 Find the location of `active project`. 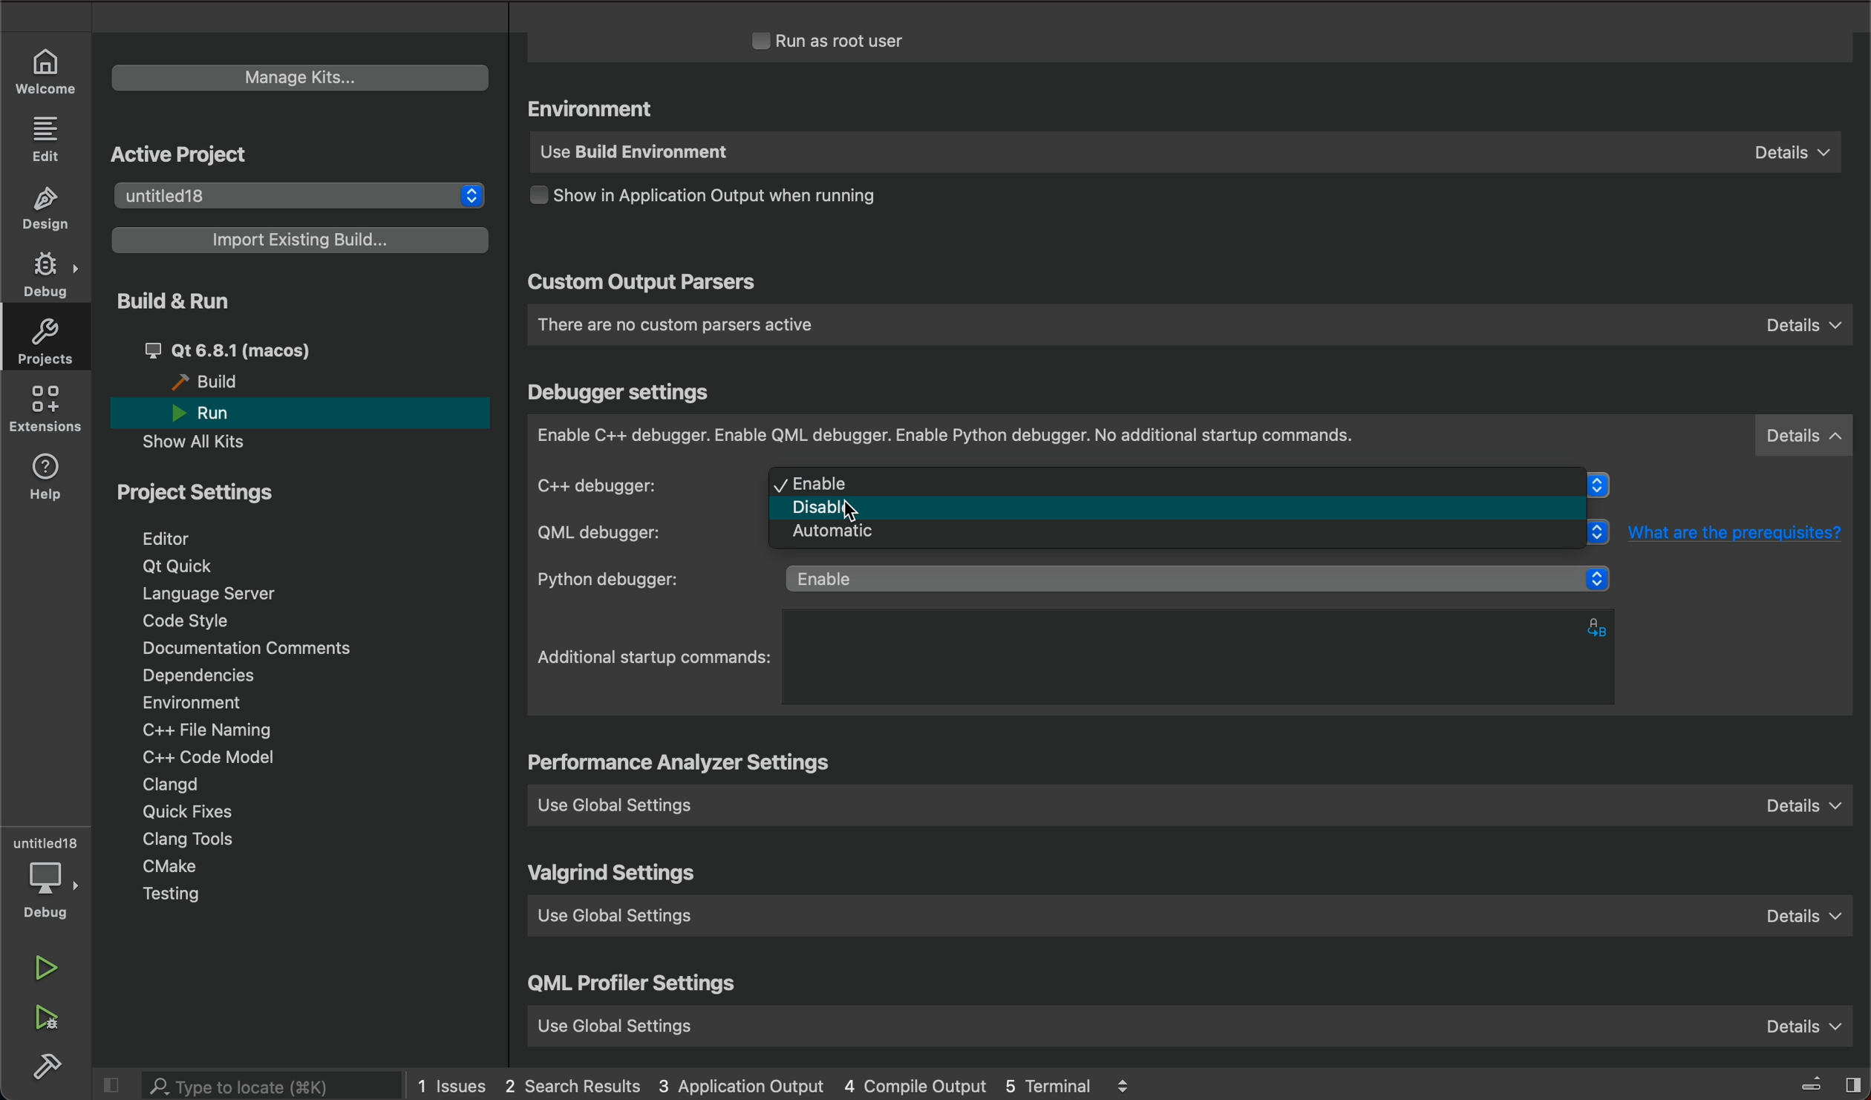

active project is located at coordinates (180, 154).